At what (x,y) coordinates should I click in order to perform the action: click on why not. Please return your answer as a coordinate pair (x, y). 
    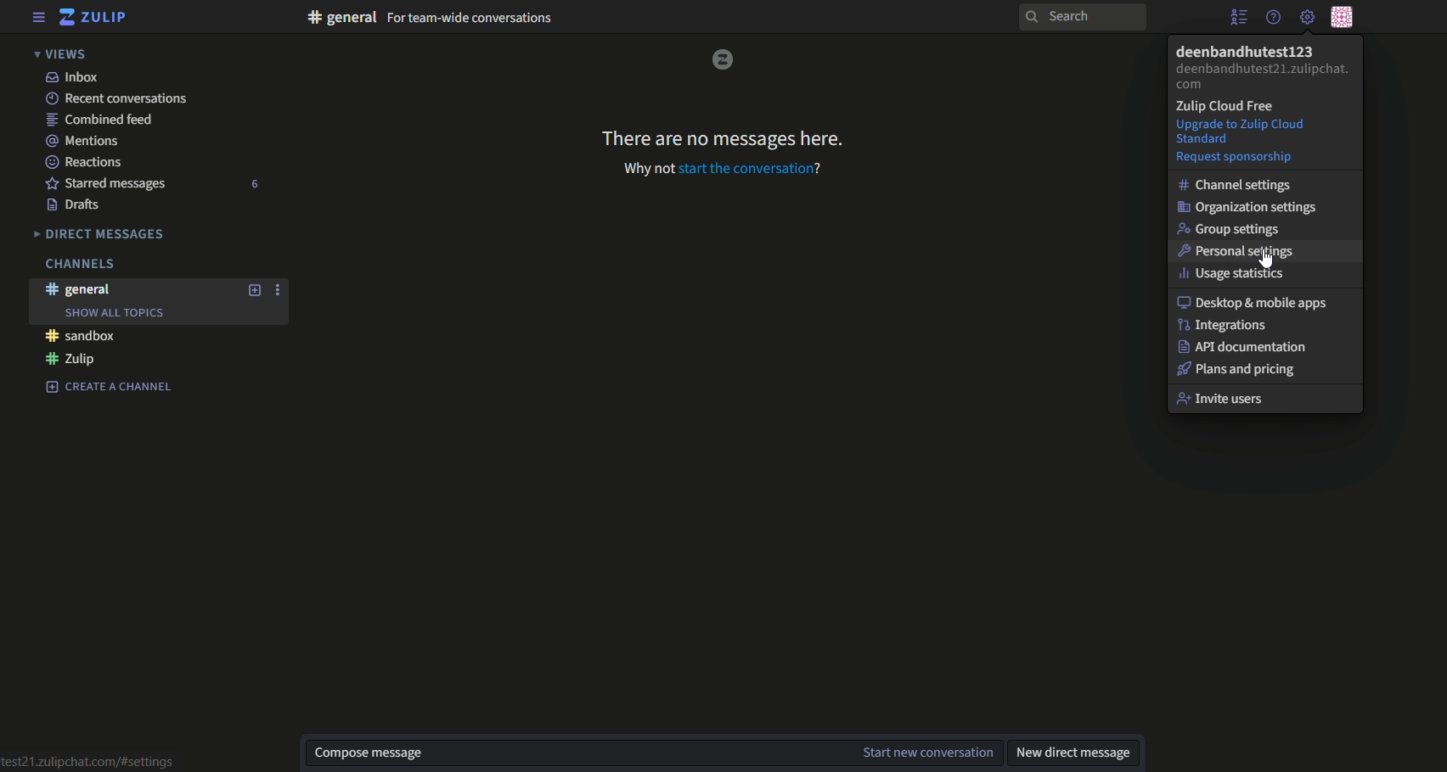
    Looking at the image, I should click on (648, 168).